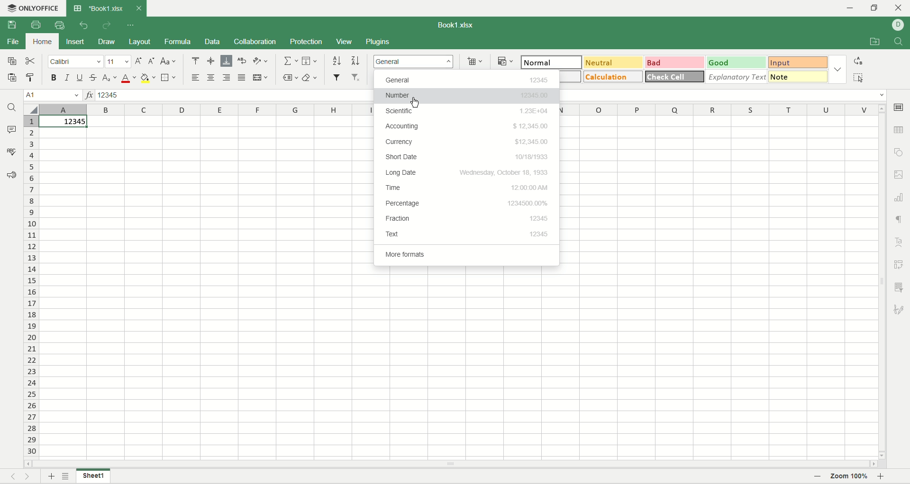  What do you see at coordinates (36, 25) in the screenshot?
I see `print` at bounding box center [36, 25].